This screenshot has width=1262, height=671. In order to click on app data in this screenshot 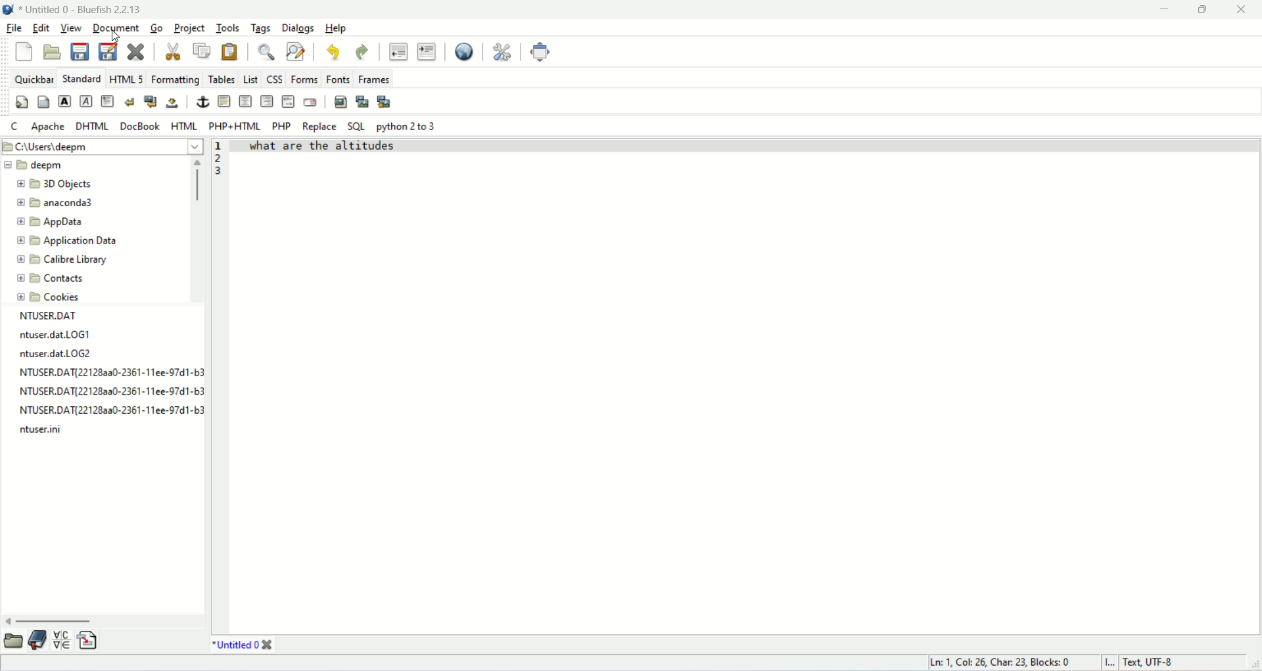, I will do `click(52, 223)`.